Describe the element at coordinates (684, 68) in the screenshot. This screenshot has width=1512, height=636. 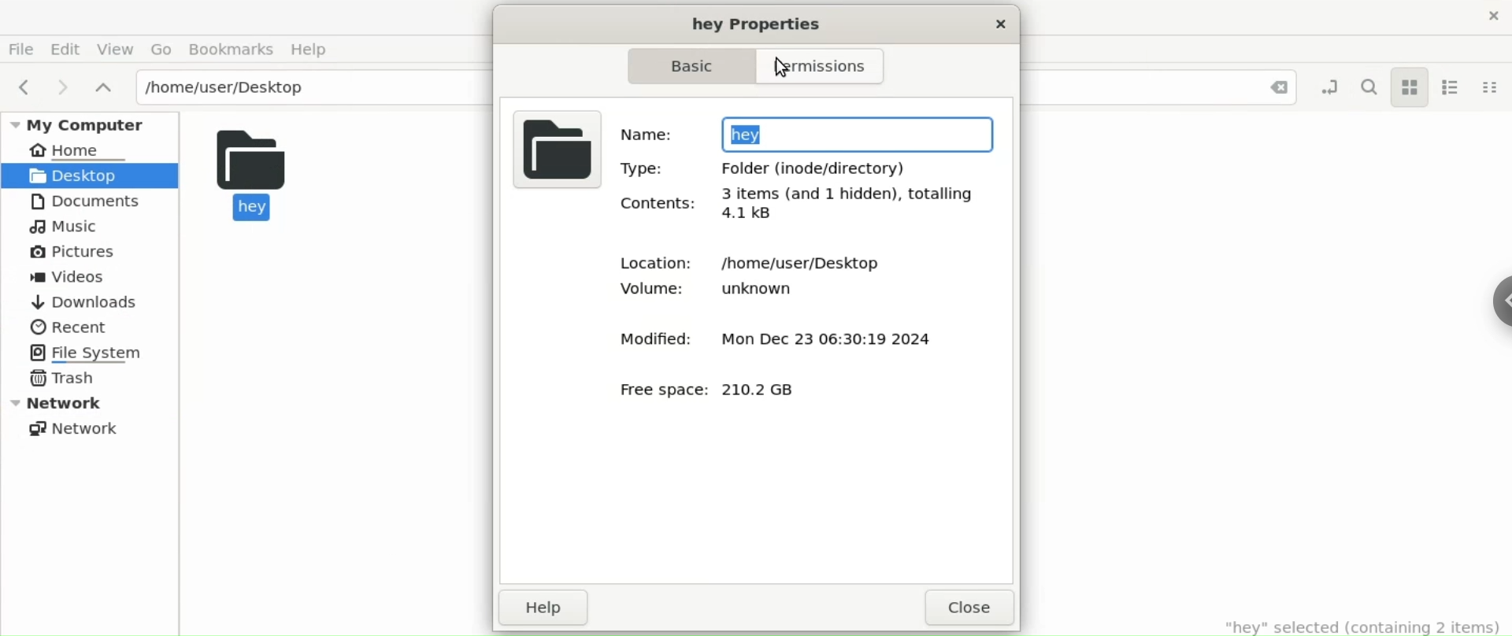
I see `basic` at that location.